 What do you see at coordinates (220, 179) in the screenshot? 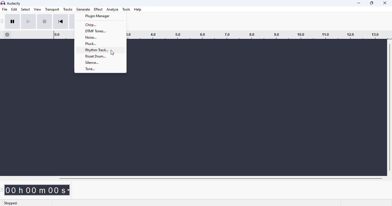
I see `horizontal scroll bar` at bounding box center [220, 179].